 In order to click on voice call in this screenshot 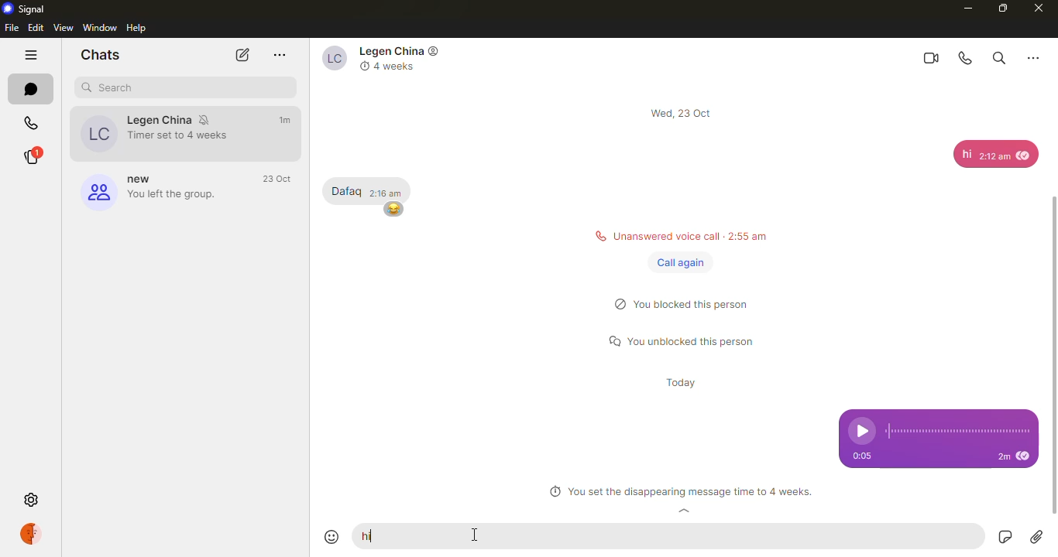, I will do `click(967, 58)`.